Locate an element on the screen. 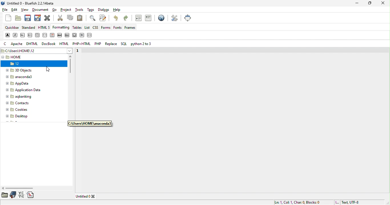  show find bar is located at coordinates (93, 19).